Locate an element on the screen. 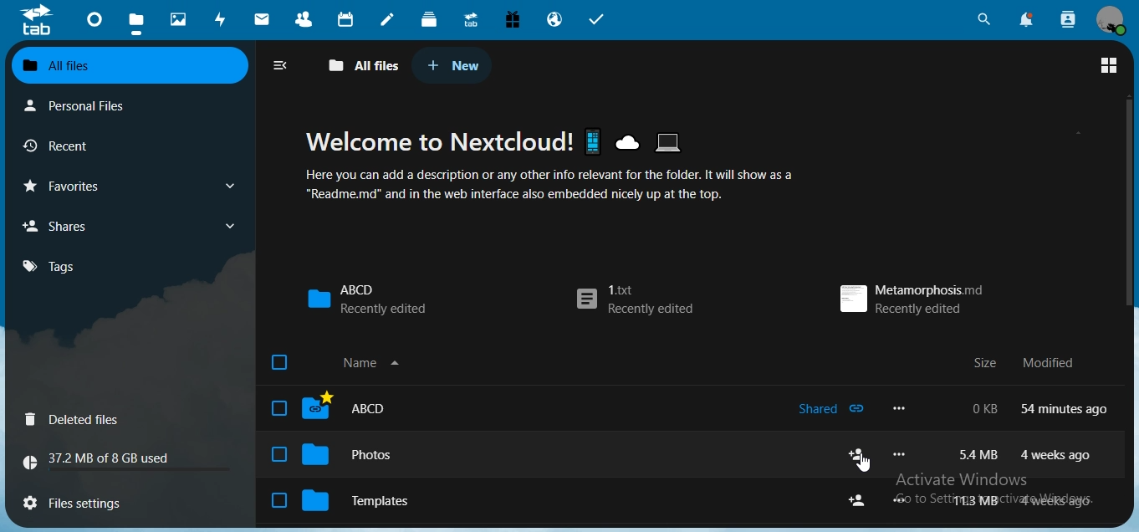  ABCD is located at coordinates (366, 298).